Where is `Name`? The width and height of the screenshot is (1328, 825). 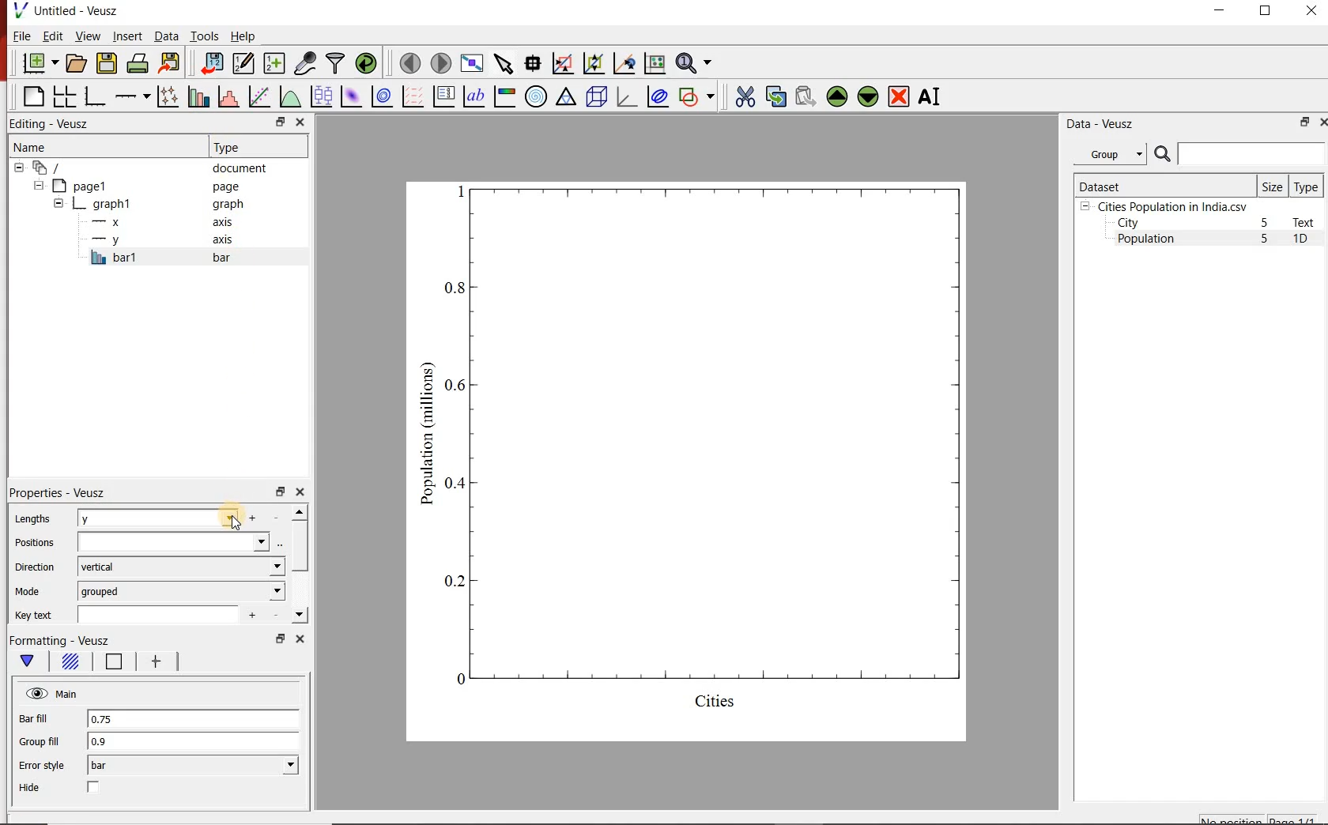
Name is located at coordinates (89, 146).